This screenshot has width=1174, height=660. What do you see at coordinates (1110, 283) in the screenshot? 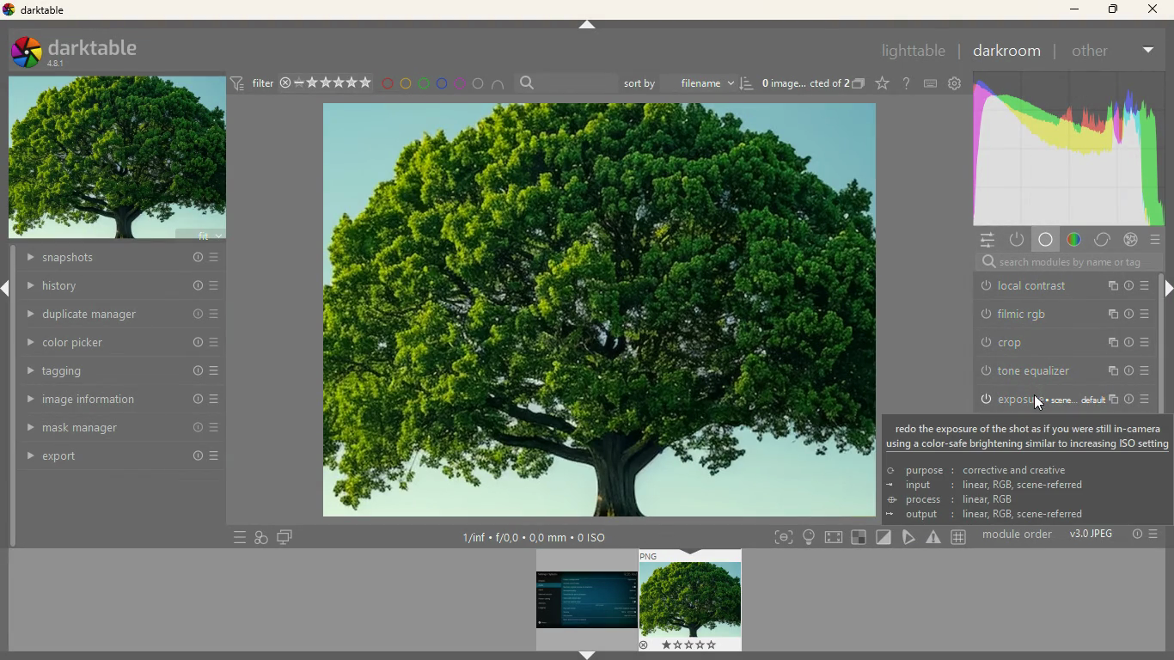
I see `info` at bounding box center [1110, 283].